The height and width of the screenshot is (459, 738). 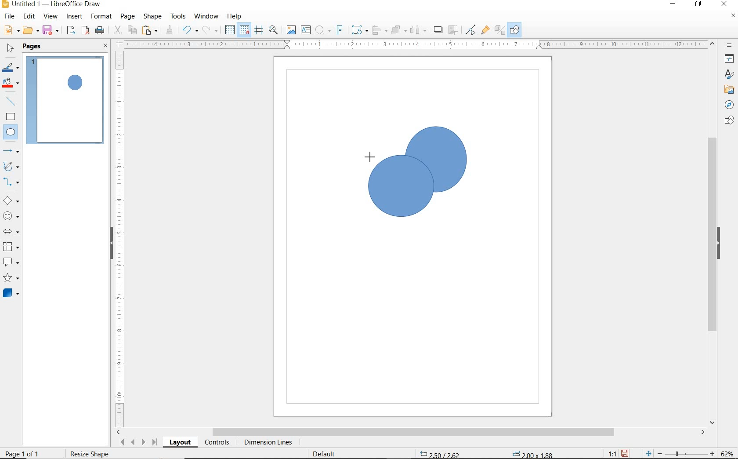 What do you see at coordinates (11, 30) in the screenshot?
I see `NEW` at bounding box center [11, 30].